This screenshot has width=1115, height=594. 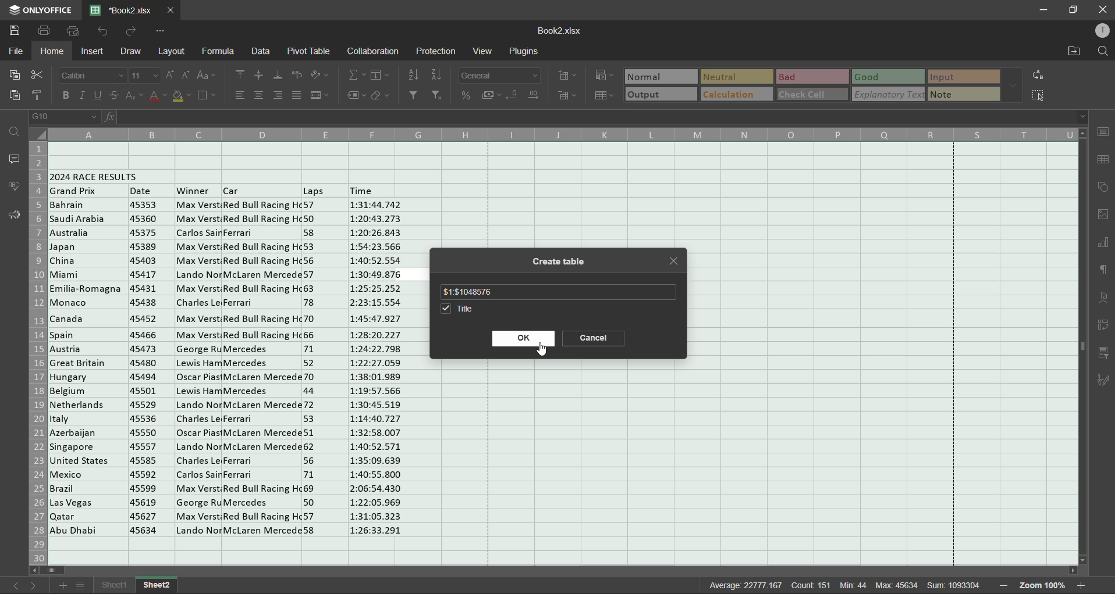 I want to click on grand prix, so click(x=74, y=191).